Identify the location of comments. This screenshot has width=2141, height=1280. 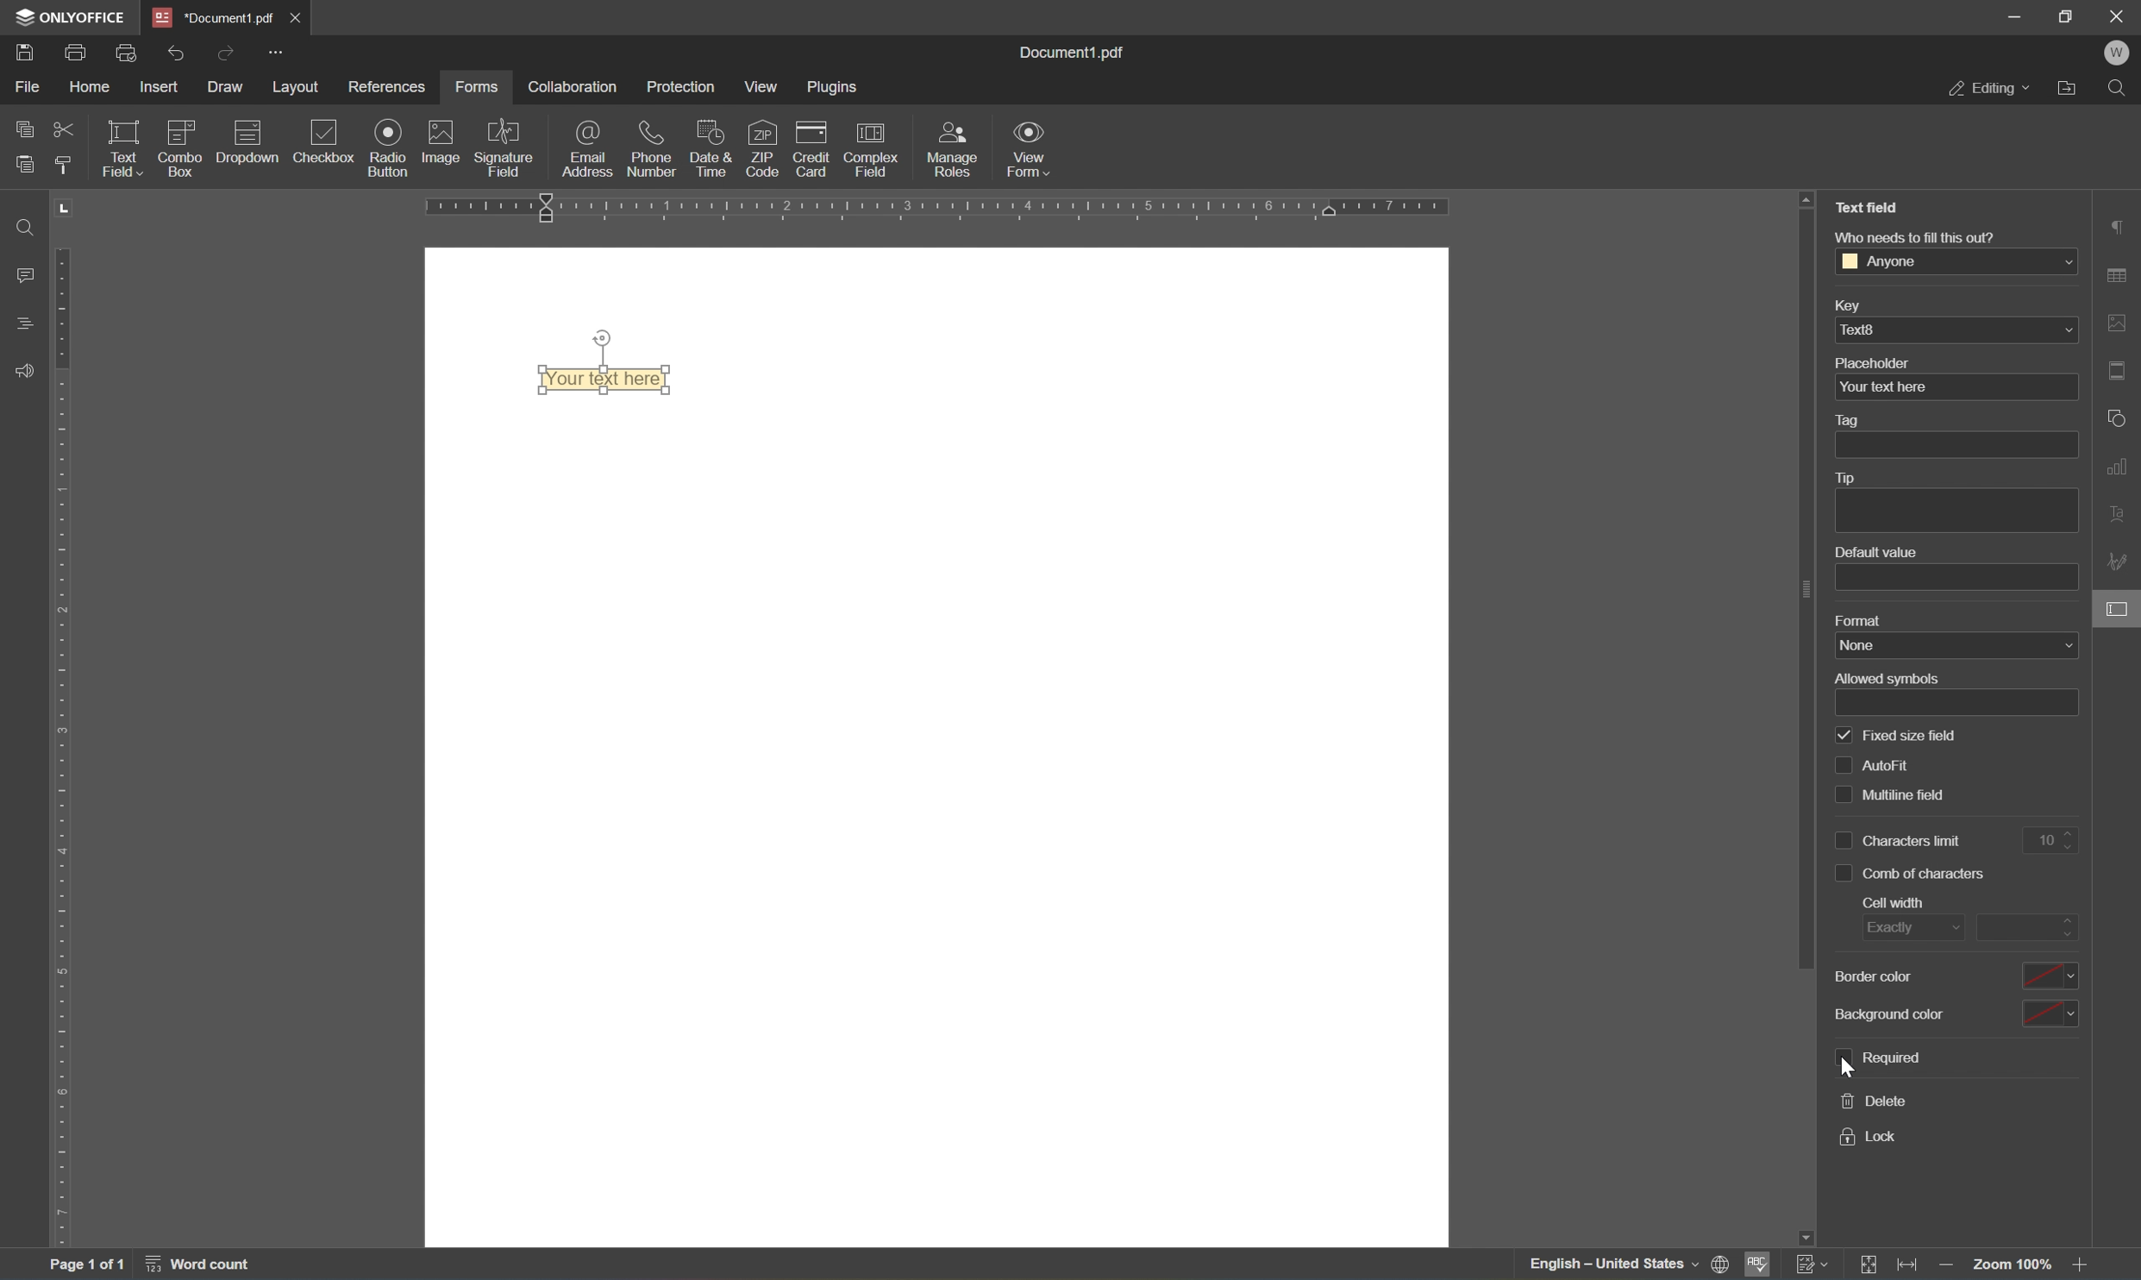
(26, 275).